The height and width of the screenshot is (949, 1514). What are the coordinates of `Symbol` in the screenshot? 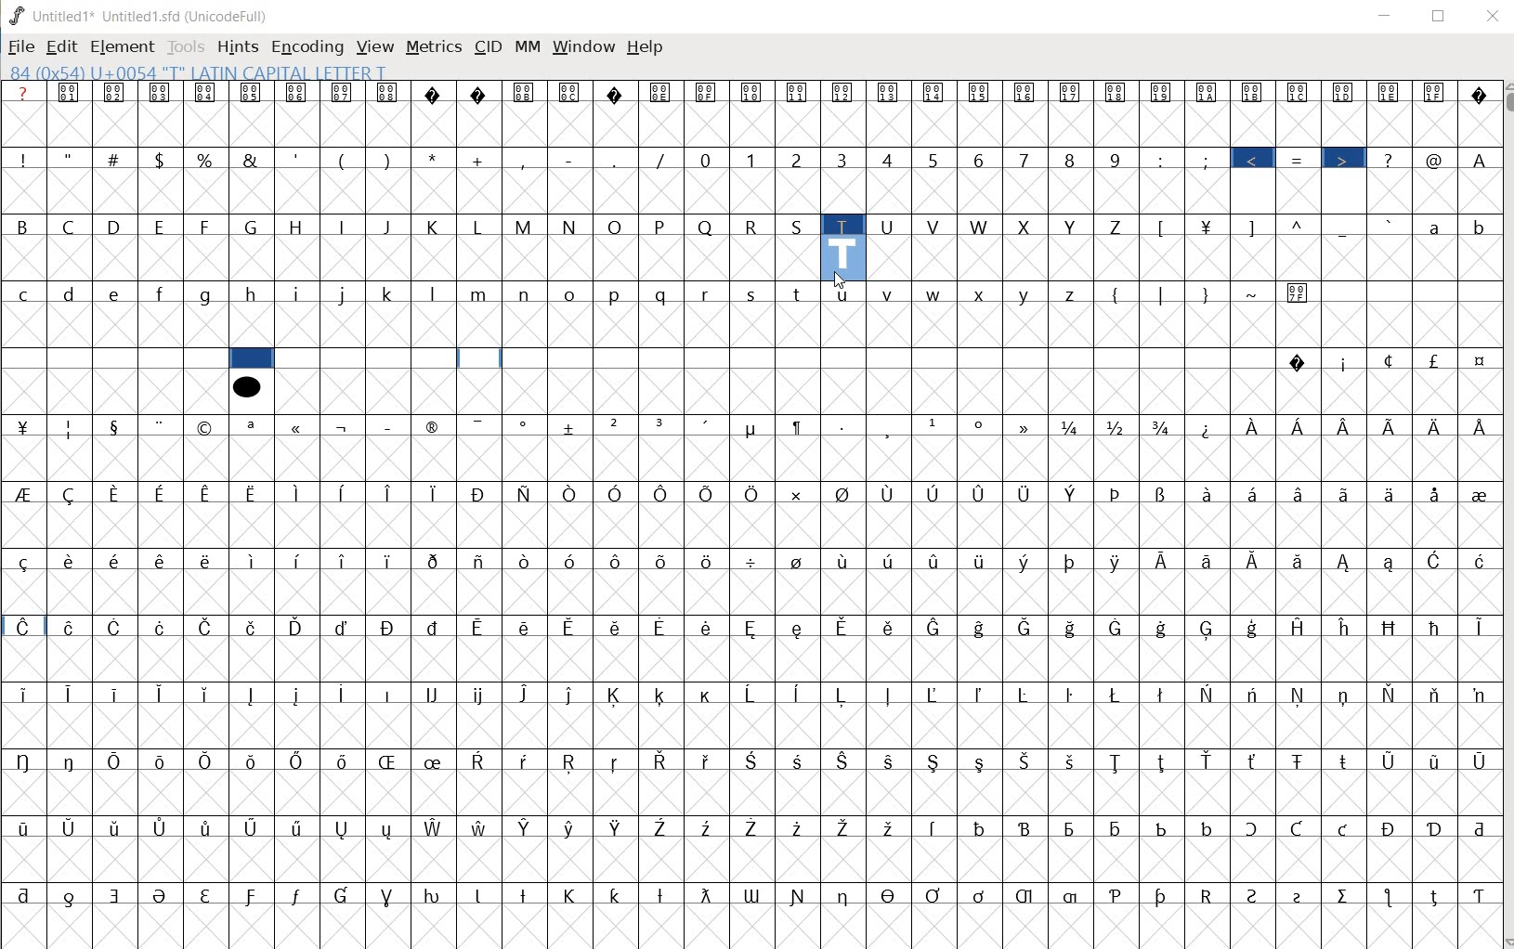 It's located at (754, 695).